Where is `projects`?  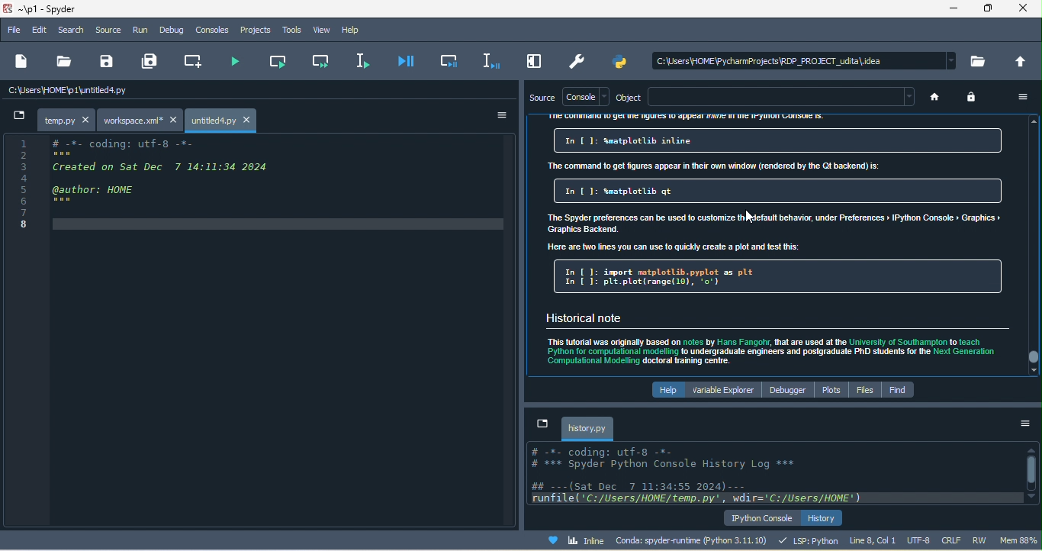
projects is located at coordinates (253, 32).